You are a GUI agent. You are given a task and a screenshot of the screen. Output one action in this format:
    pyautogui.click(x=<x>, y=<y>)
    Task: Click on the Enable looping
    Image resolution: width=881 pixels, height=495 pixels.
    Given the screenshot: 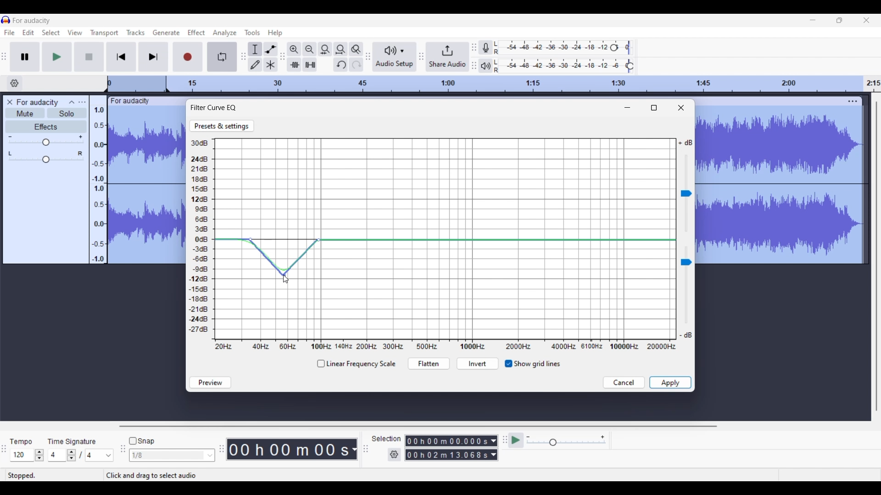 What is the action you would take?
    pyautogui.click(x=222, y=57)
    